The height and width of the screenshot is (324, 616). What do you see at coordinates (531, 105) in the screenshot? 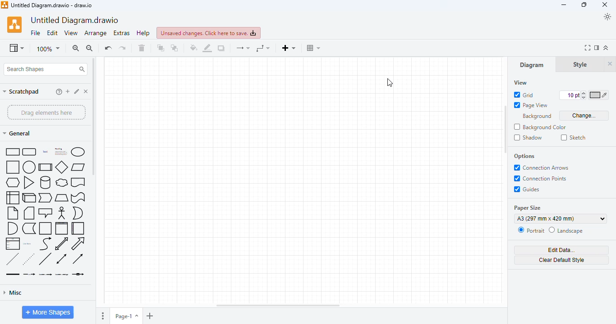
I see `page view` at bounding box center [531, 105].